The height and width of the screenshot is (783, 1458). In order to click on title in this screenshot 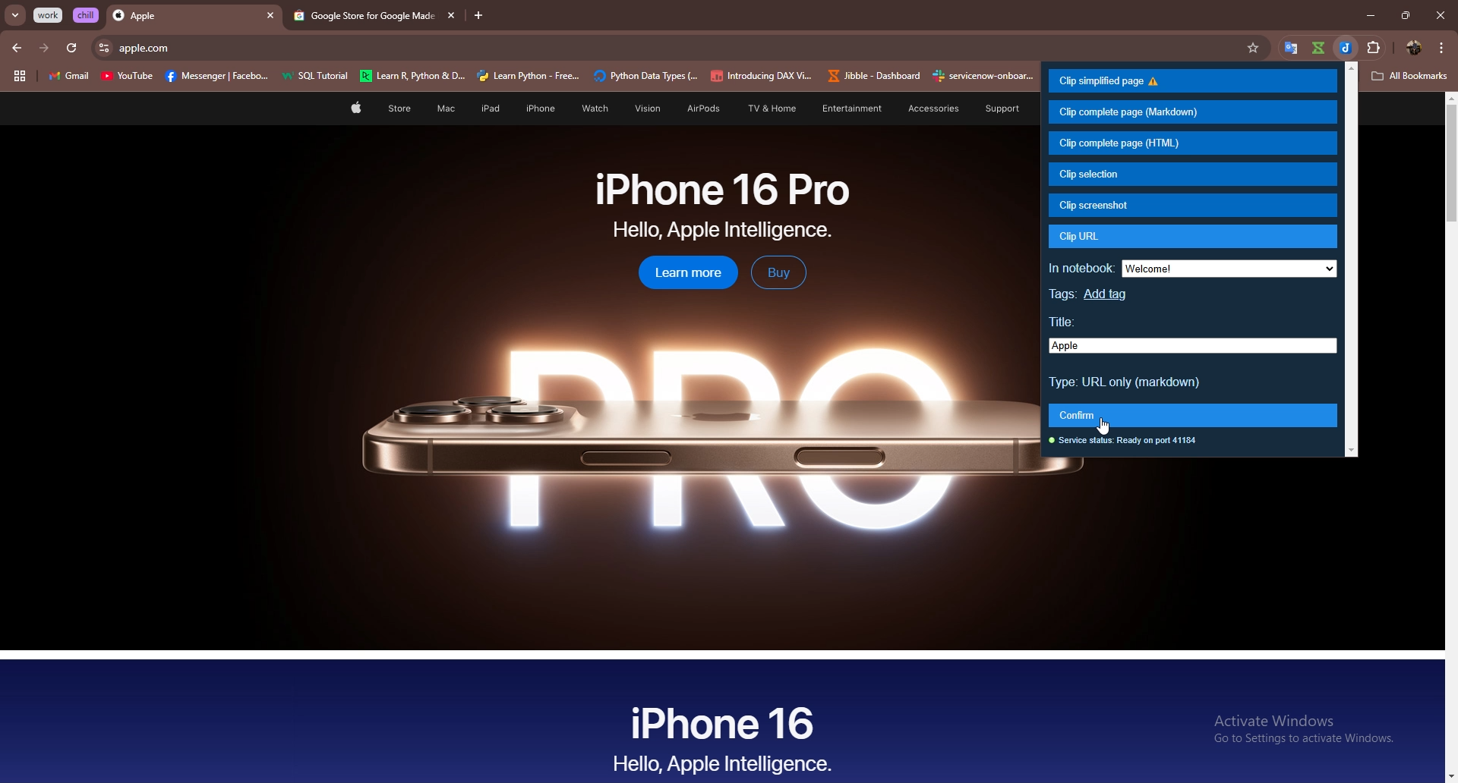, I will do `click(1193, 346)`.